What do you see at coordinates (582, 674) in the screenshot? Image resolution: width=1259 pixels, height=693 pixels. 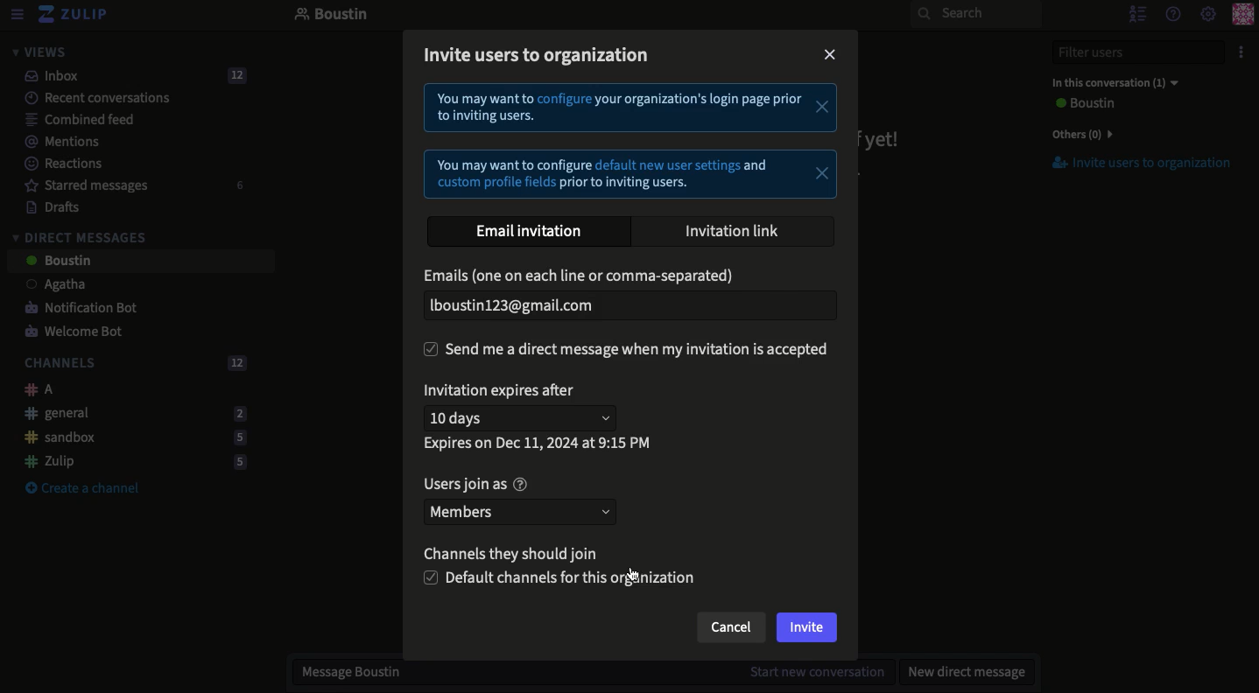 I see `Message User` at bounding box center [582, 674].